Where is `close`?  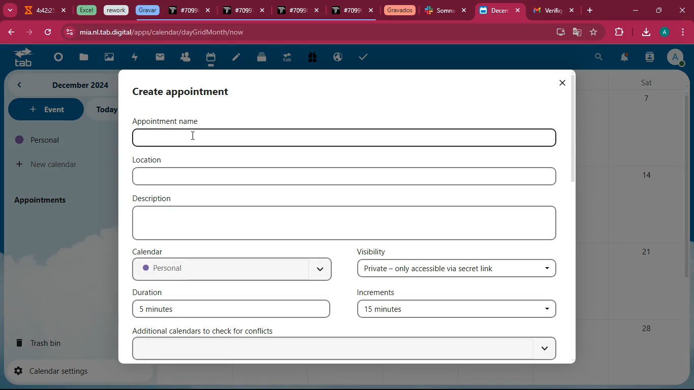
close is located at coordinates (371, 11).